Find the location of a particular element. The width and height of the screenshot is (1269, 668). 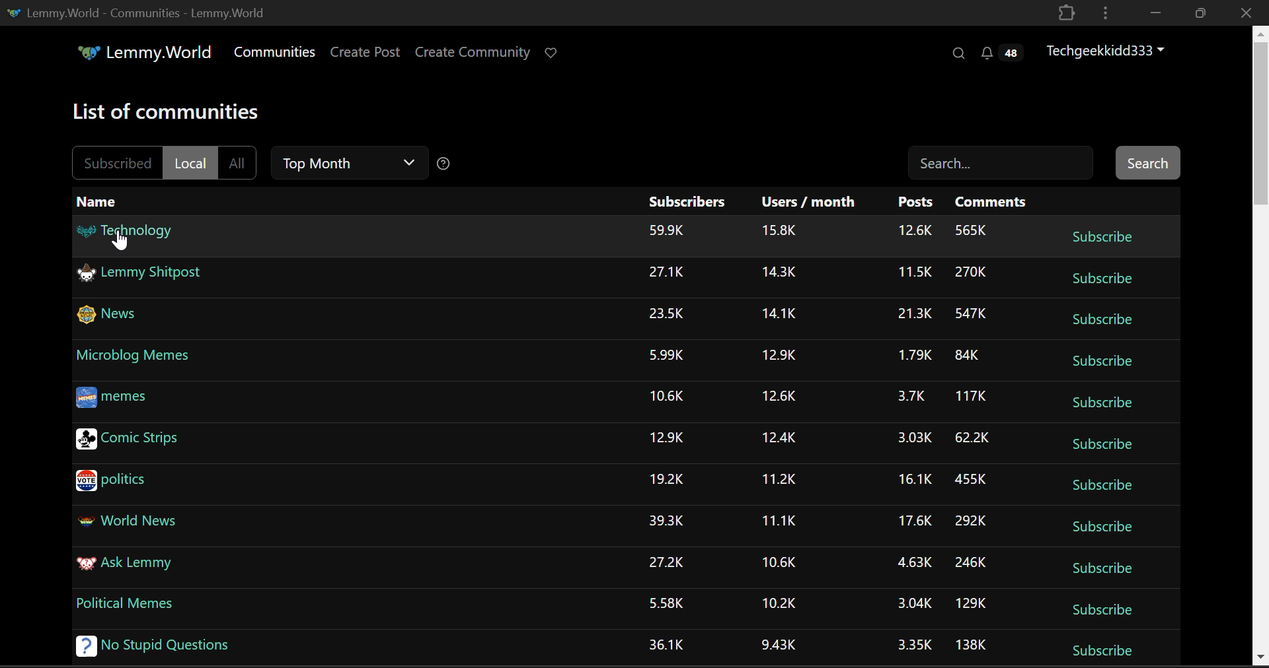

Amount is located at coordinates (666, 397).